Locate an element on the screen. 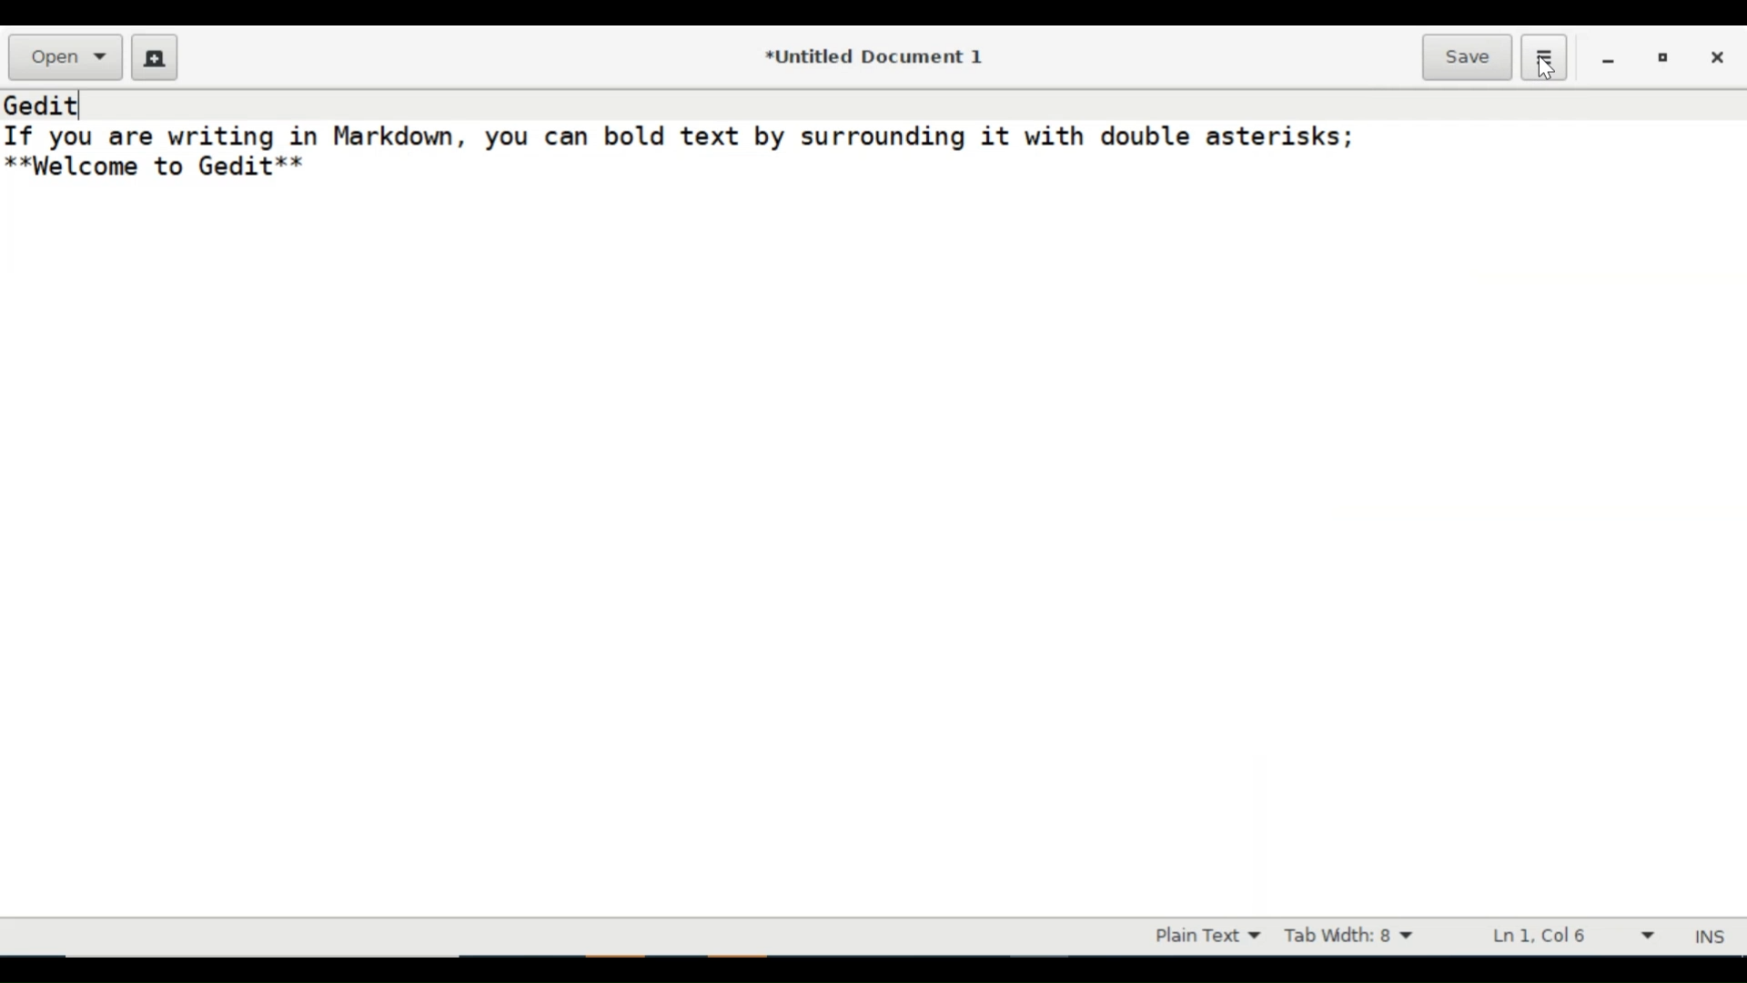  cursor is located at coordinates (1548, 67).